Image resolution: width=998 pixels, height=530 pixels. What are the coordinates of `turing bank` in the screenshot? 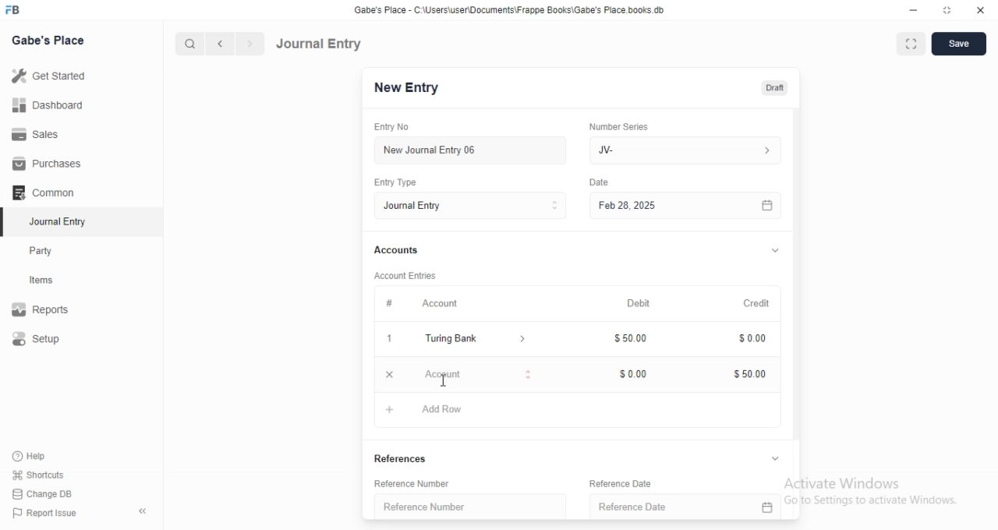 It's located at (472, 340).